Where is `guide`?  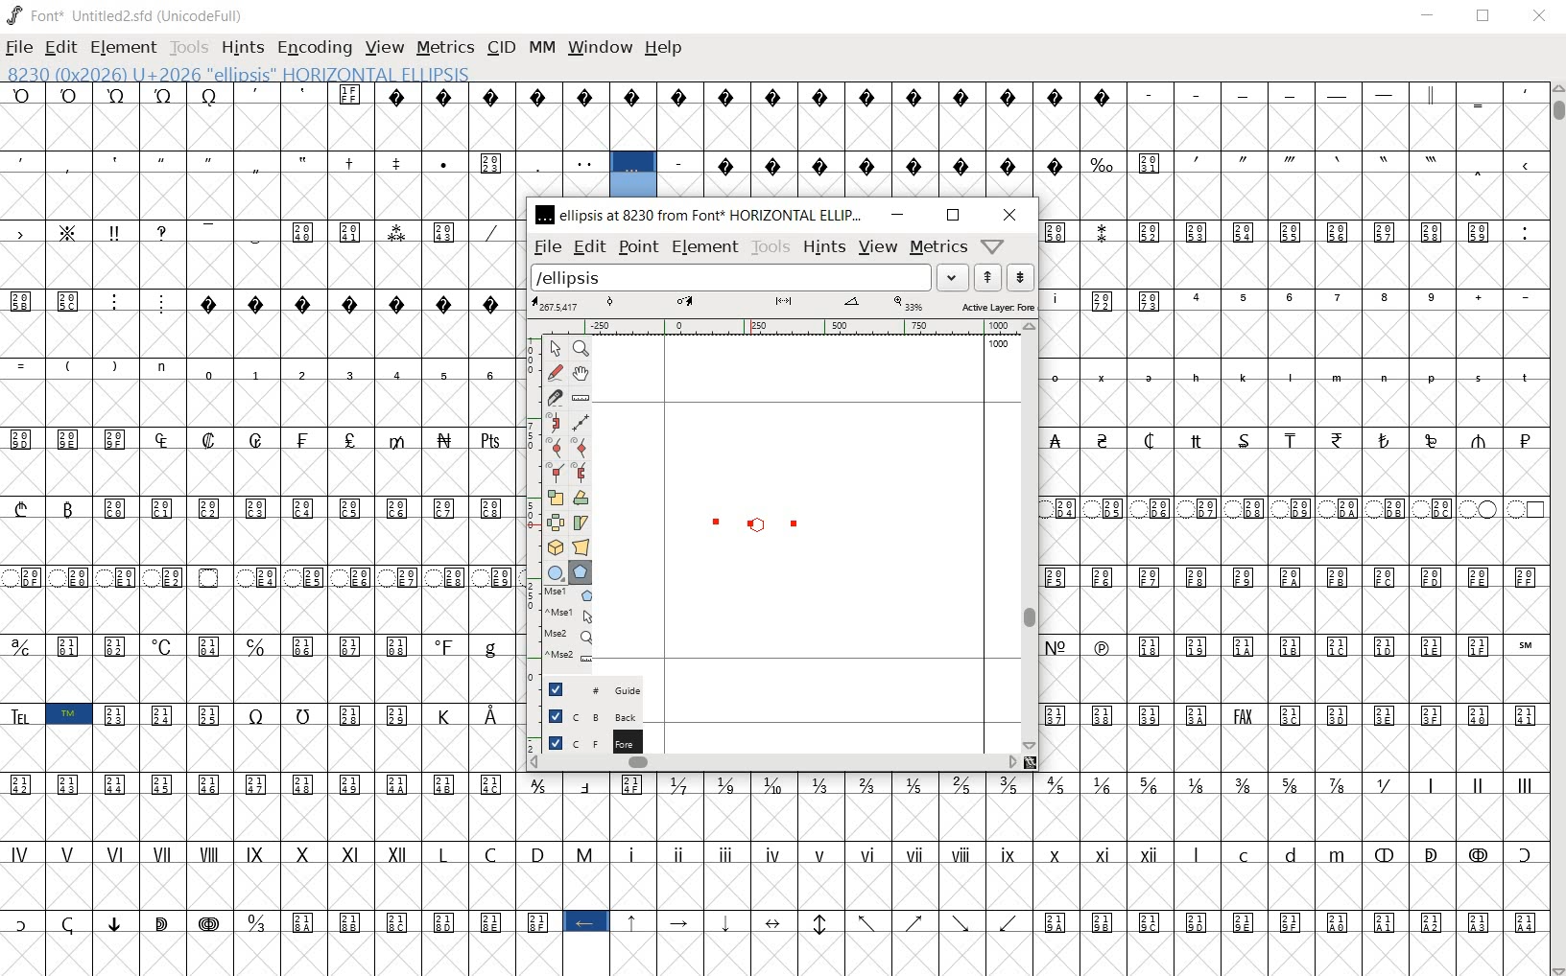
guide is located at coordinates (585, 688).